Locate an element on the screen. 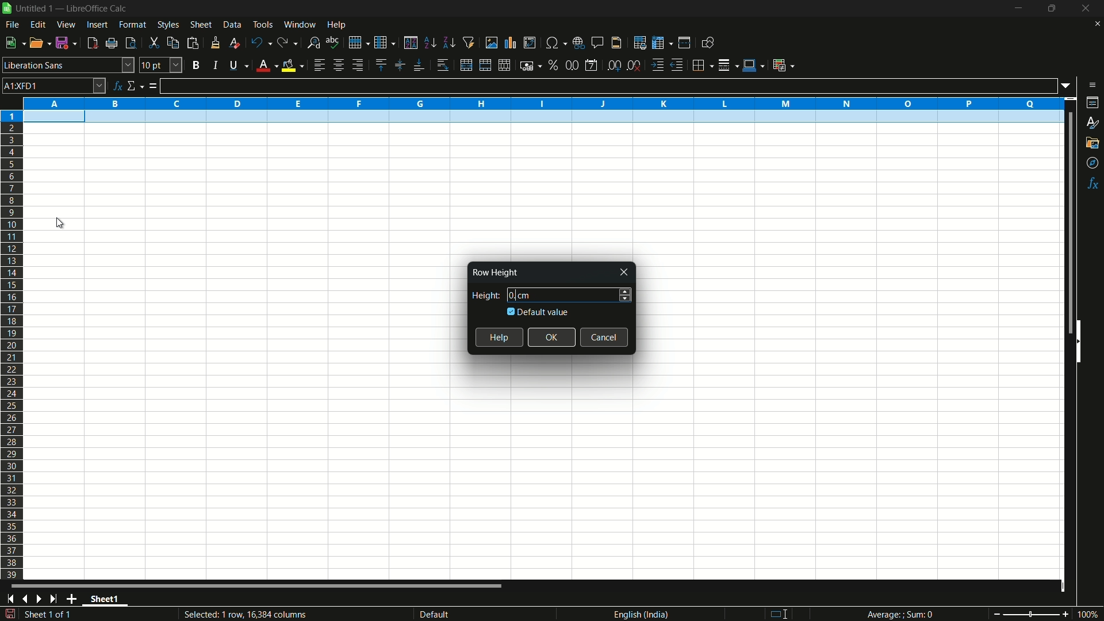 This screenshot has width=1104, height=621. show draw functions is located at coordinates (707, 43).